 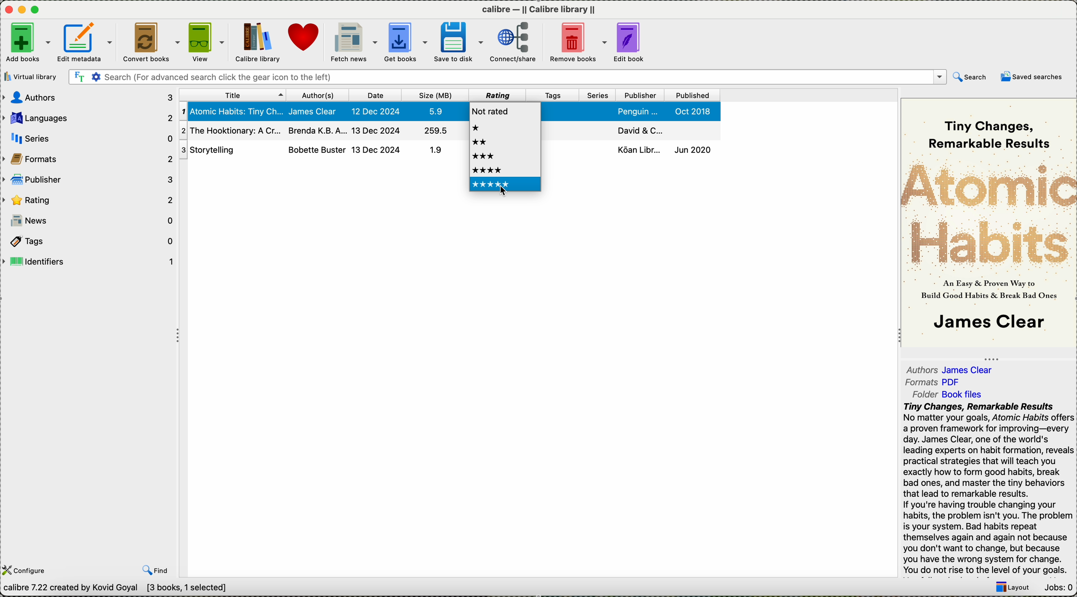 I want to click on rating, so click(x=88, y=199).